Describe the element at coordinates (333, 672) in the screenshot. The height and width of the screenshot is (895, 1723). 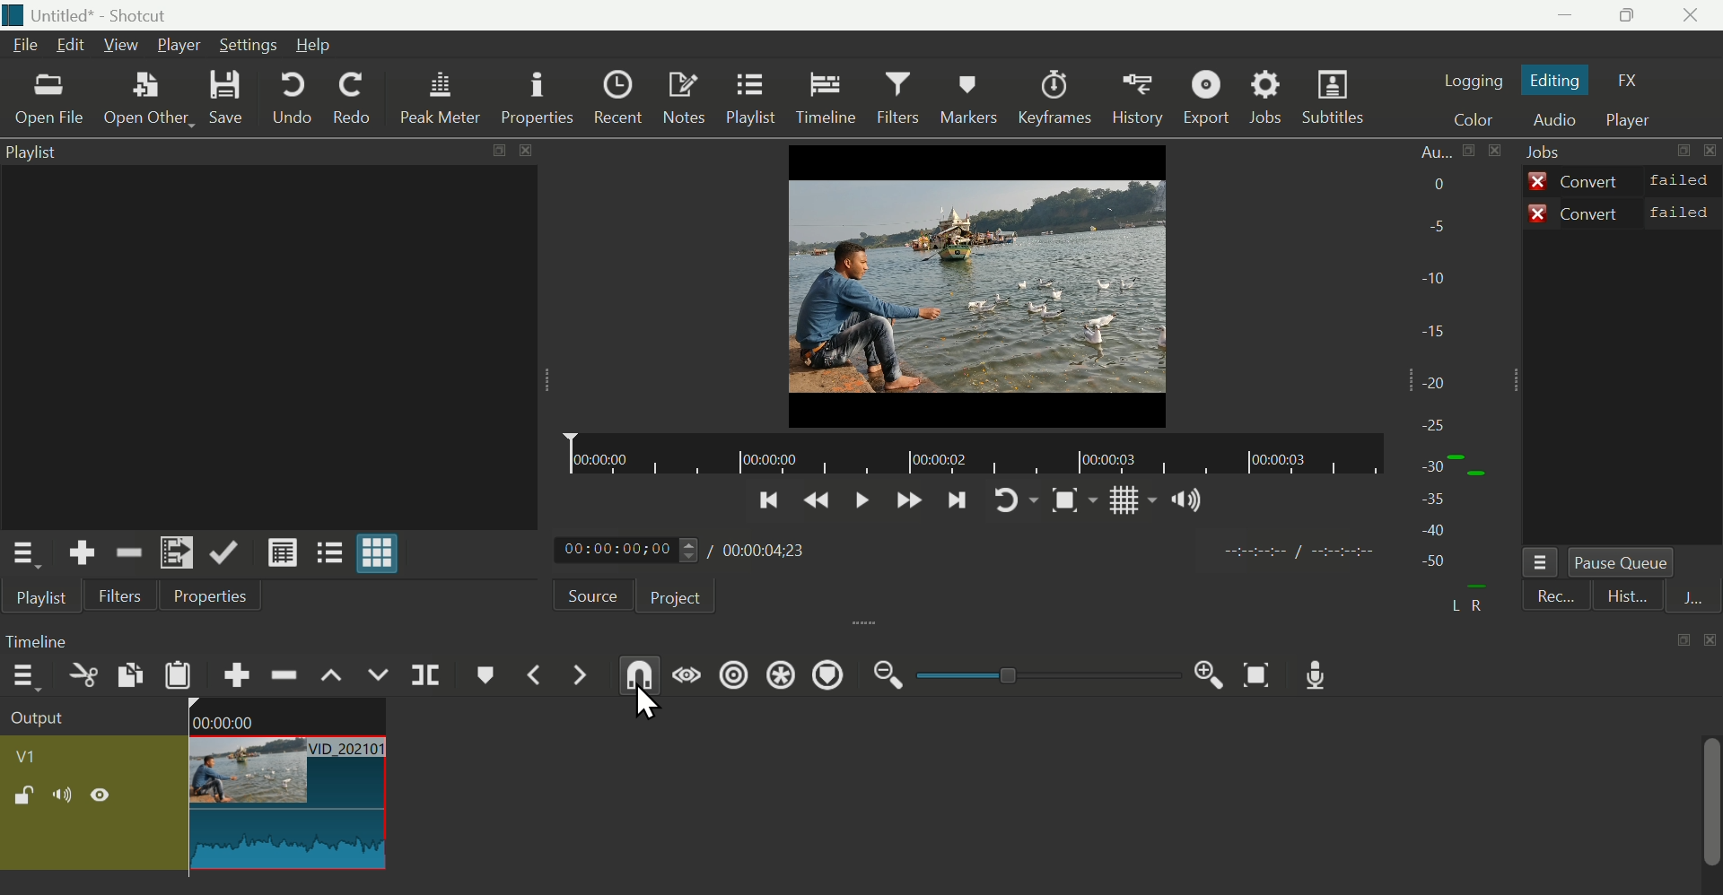
I see `Lift` at that location.